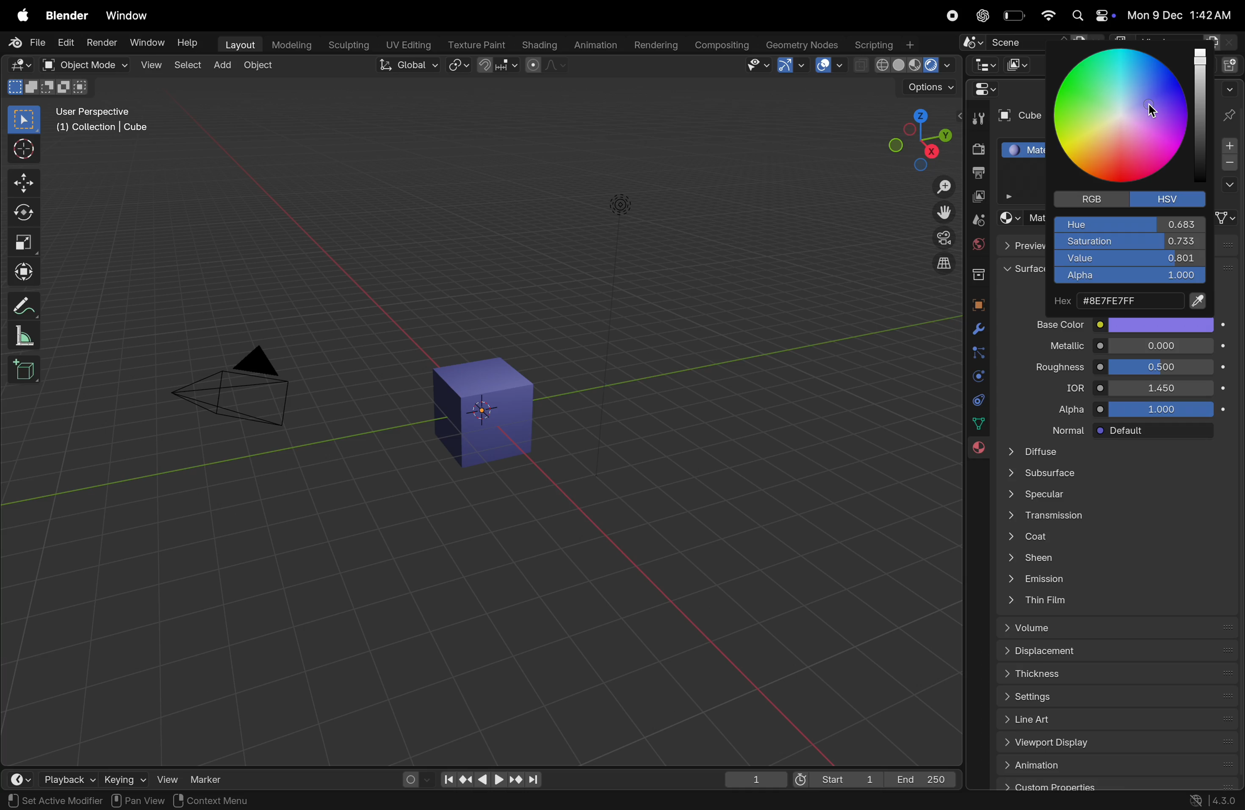 The width and height of the screenshot is (1245, 810). Describe the element at coordinates (1173, 198) in the screenshot. I see `hsc` at that location.